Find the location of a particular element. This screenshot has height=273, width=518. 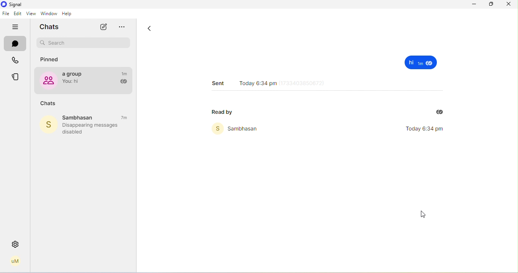

maximize is located at coordinates (491, 4).